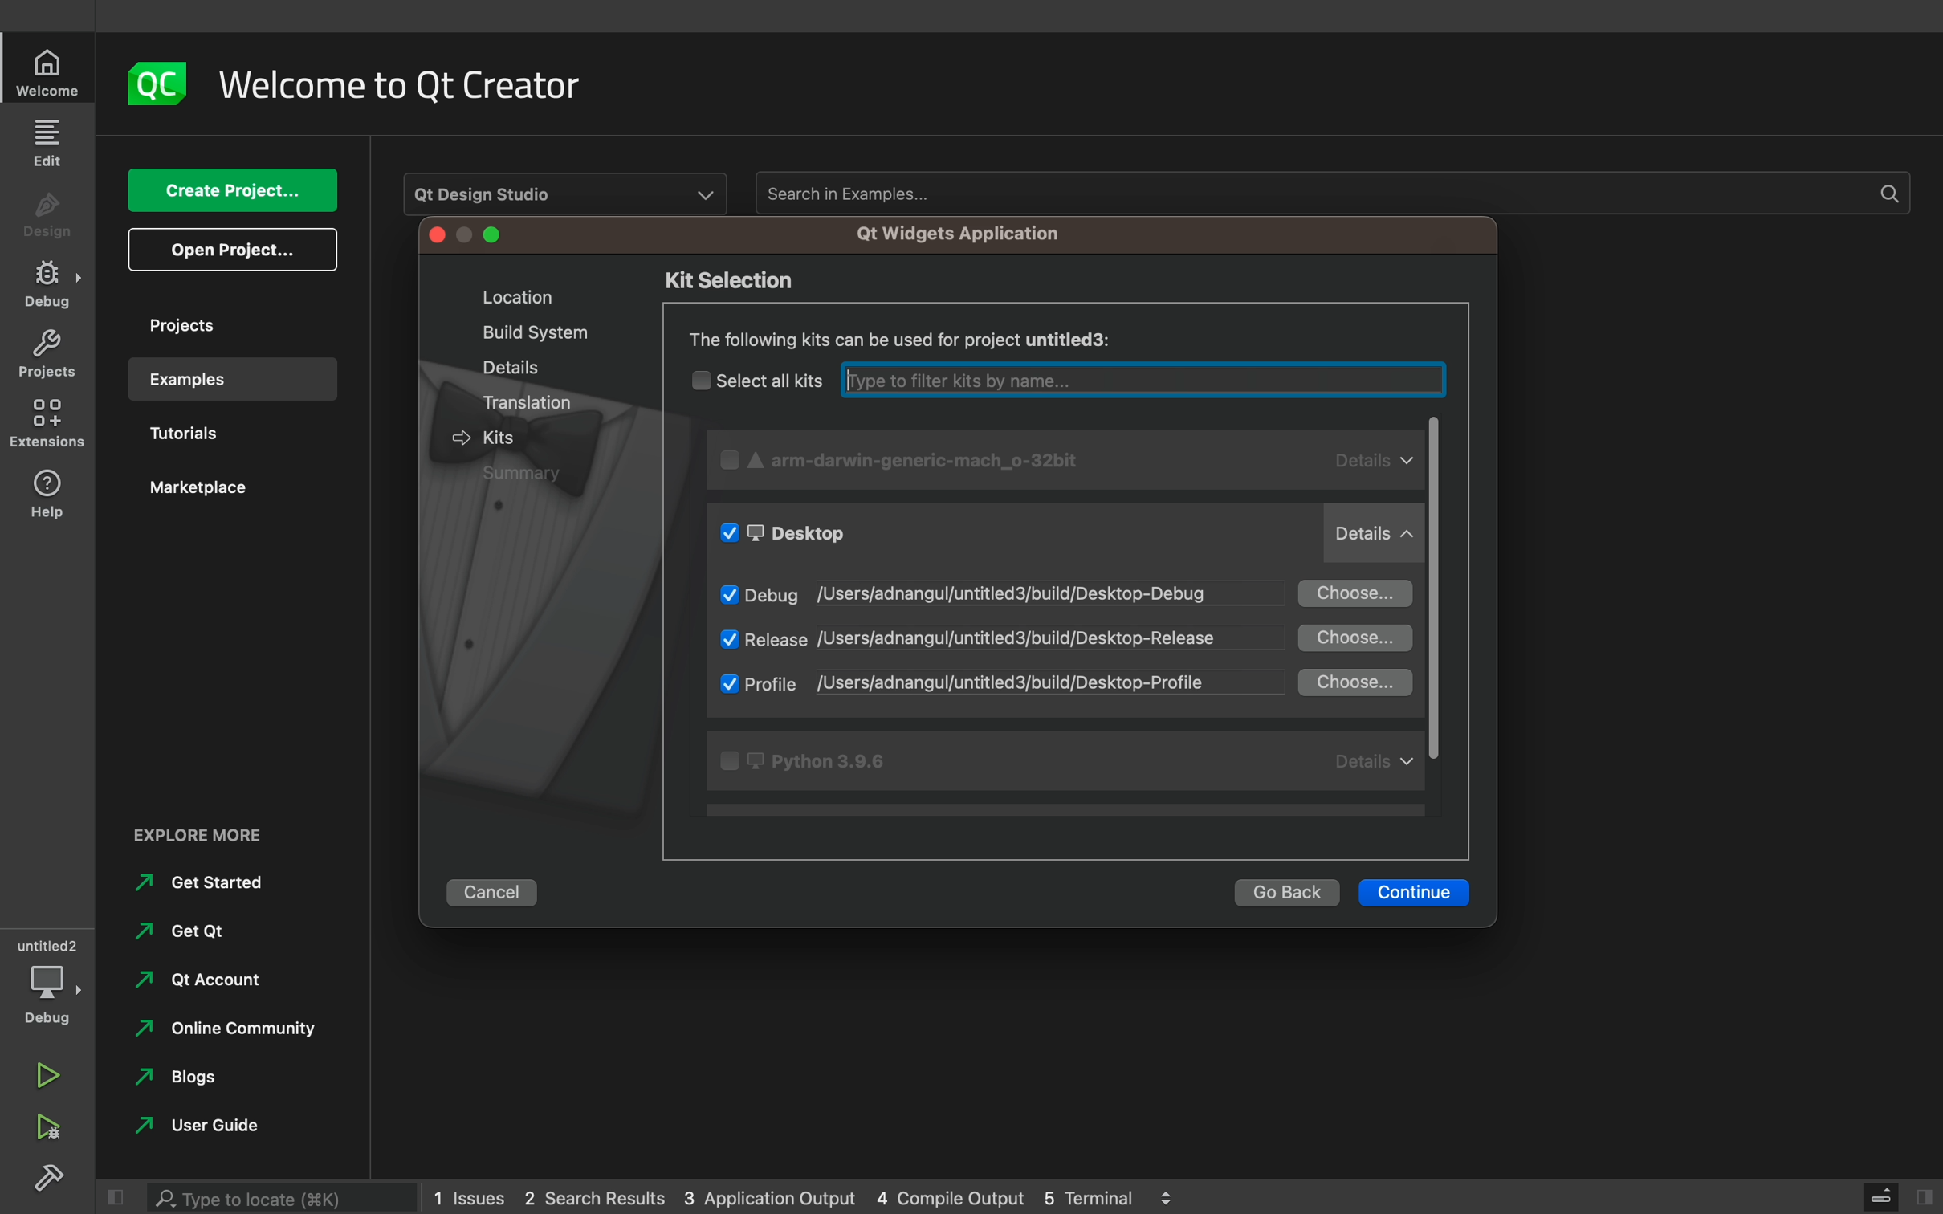  What do you see at coordinates (51, 423) in the screenshot?
I see `extensions` at bounding box center [51, 423].